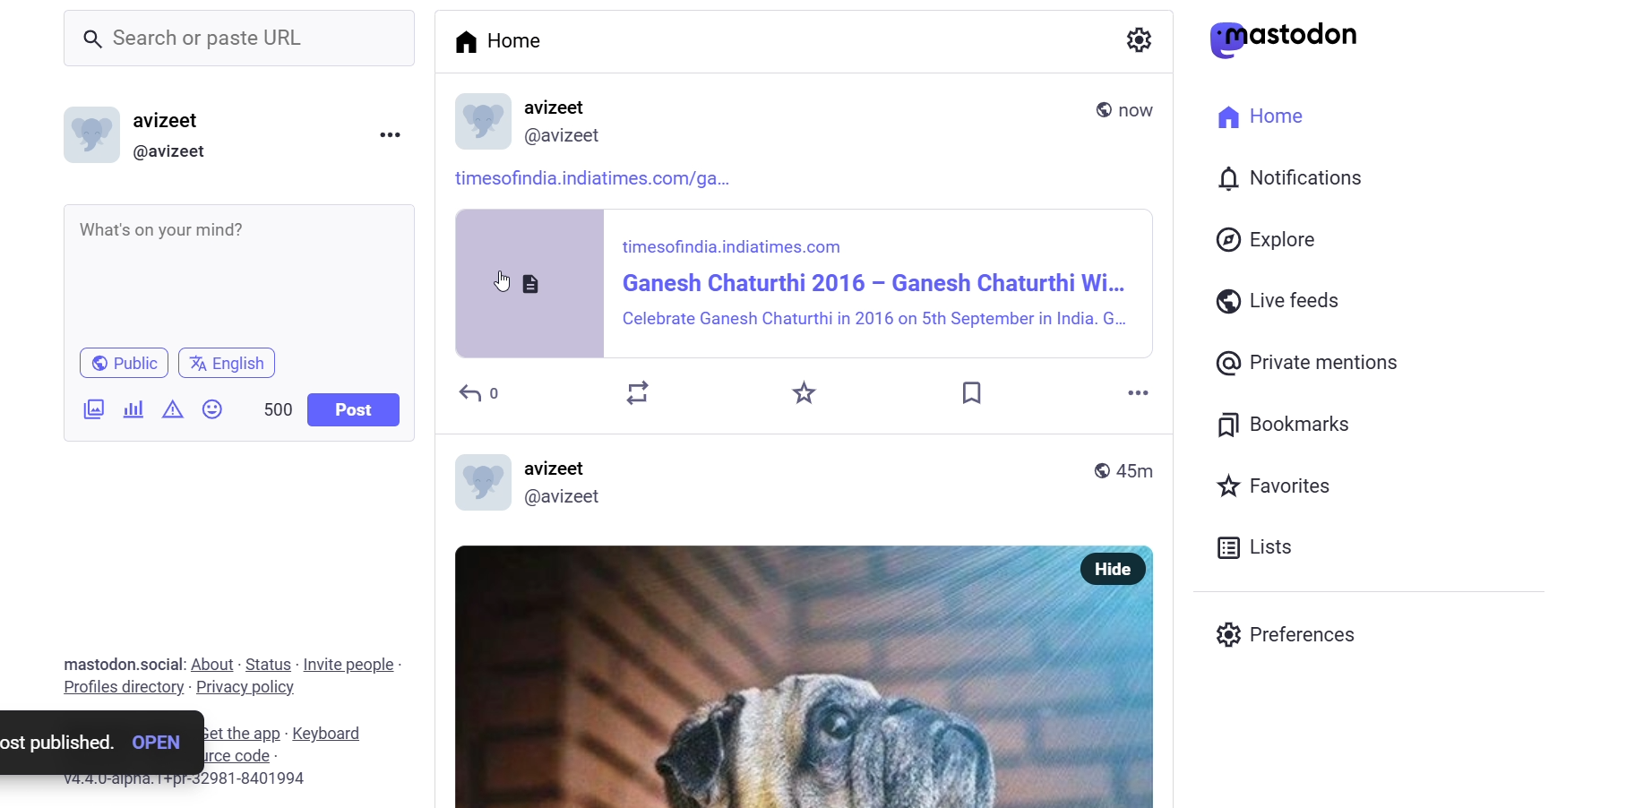 Image resolution: width=1652 pixels, height=808 pixels. What do you see at coordinates (126, 363) in the screenshot?
I see ` Public` at bounding box center [126, 363].